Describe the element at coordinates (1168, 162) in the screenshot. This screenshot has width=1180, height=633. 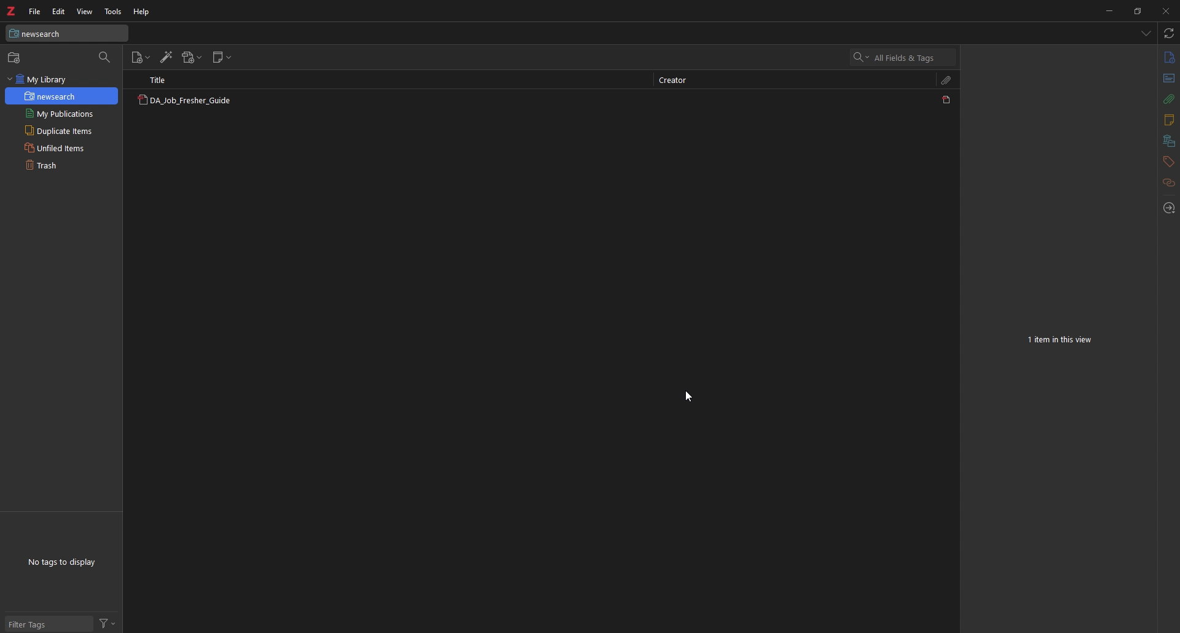
I see `tags` at that location.